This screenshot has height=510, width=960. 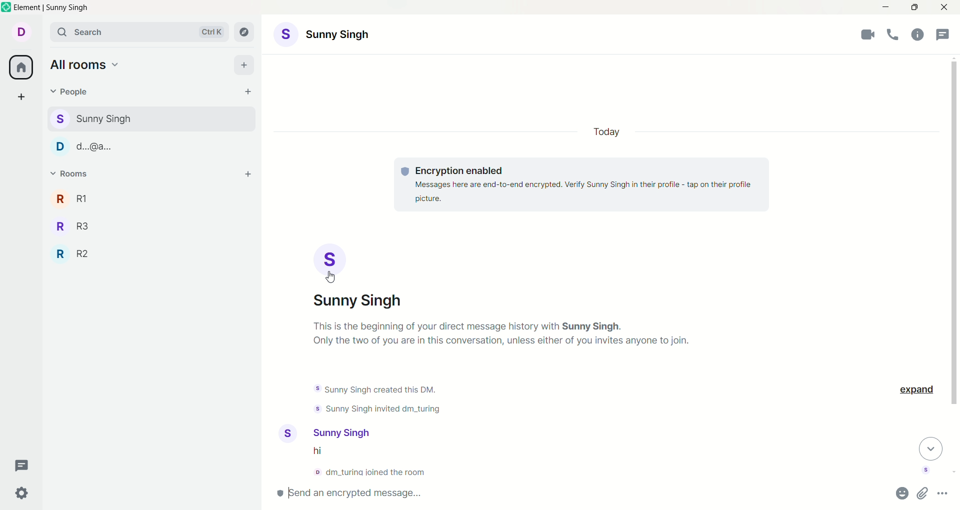 What do you see at coordinates (53, 8) in the screenshot?
I see `element` at bounding box center [53, 8].